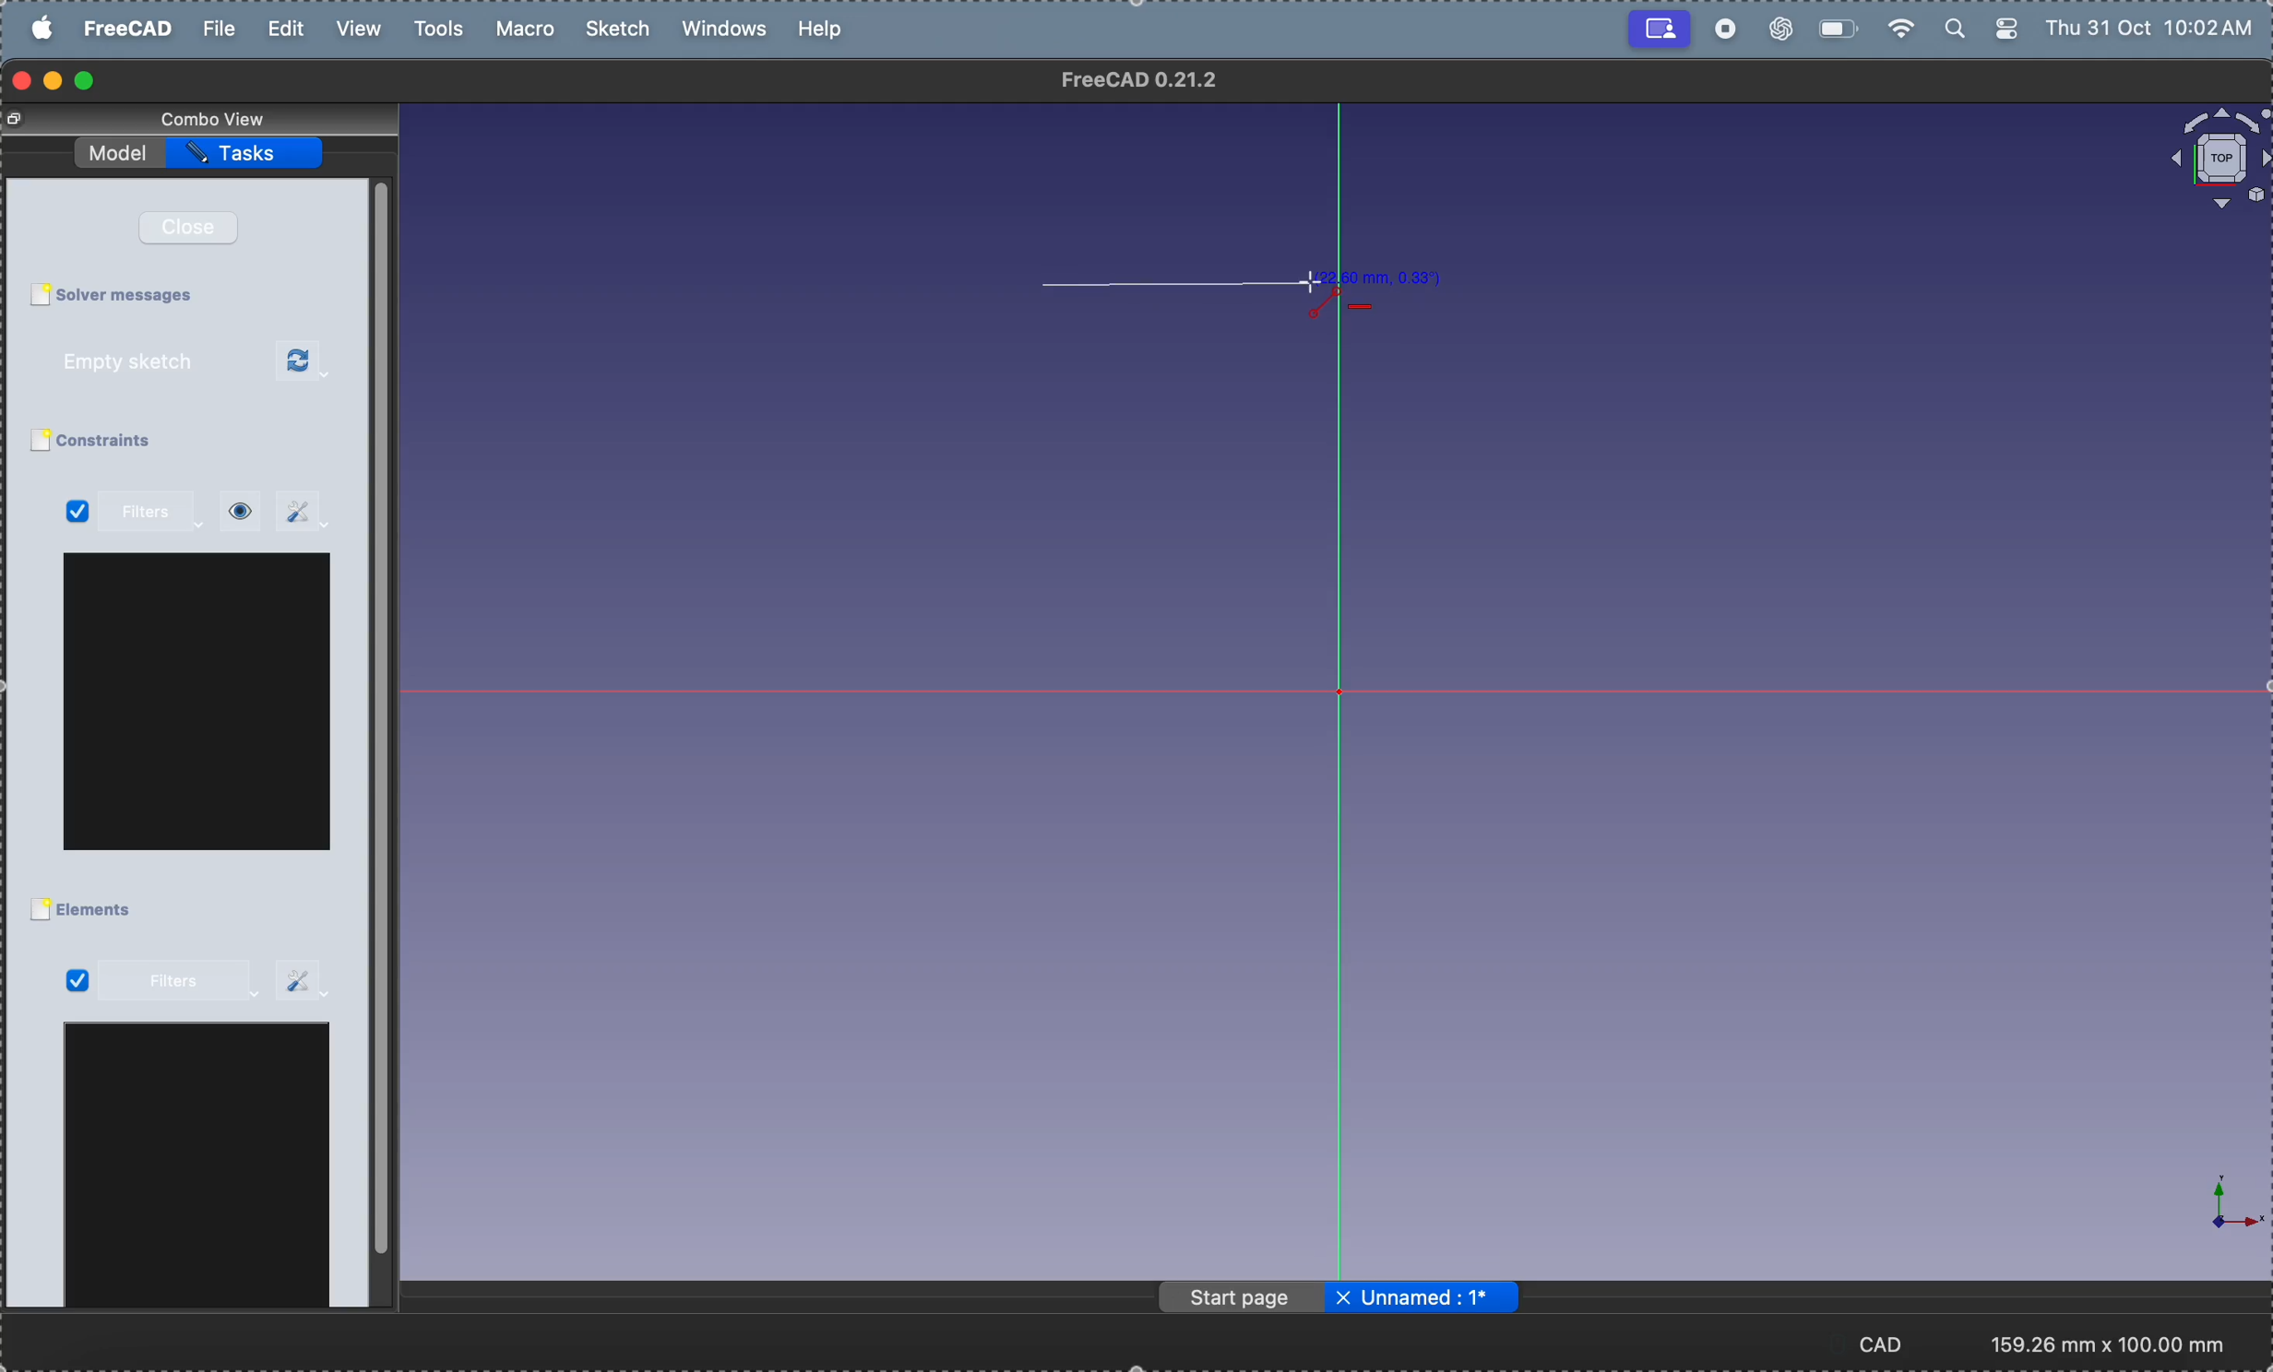  What do you see at coordinates (39, 911) in the screenshot?
I see `Checkbox` at bounding box center [39, 911].